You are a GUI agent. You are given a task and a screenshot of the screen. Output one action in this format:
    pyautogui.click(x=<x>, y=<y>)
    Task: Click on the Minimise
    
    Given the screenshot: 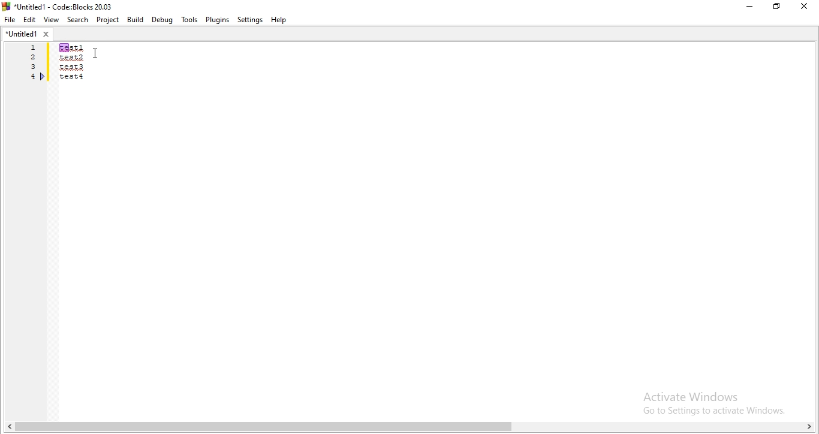 What is the action you would take?
    pyautogui.click(x=748, y=8)
    